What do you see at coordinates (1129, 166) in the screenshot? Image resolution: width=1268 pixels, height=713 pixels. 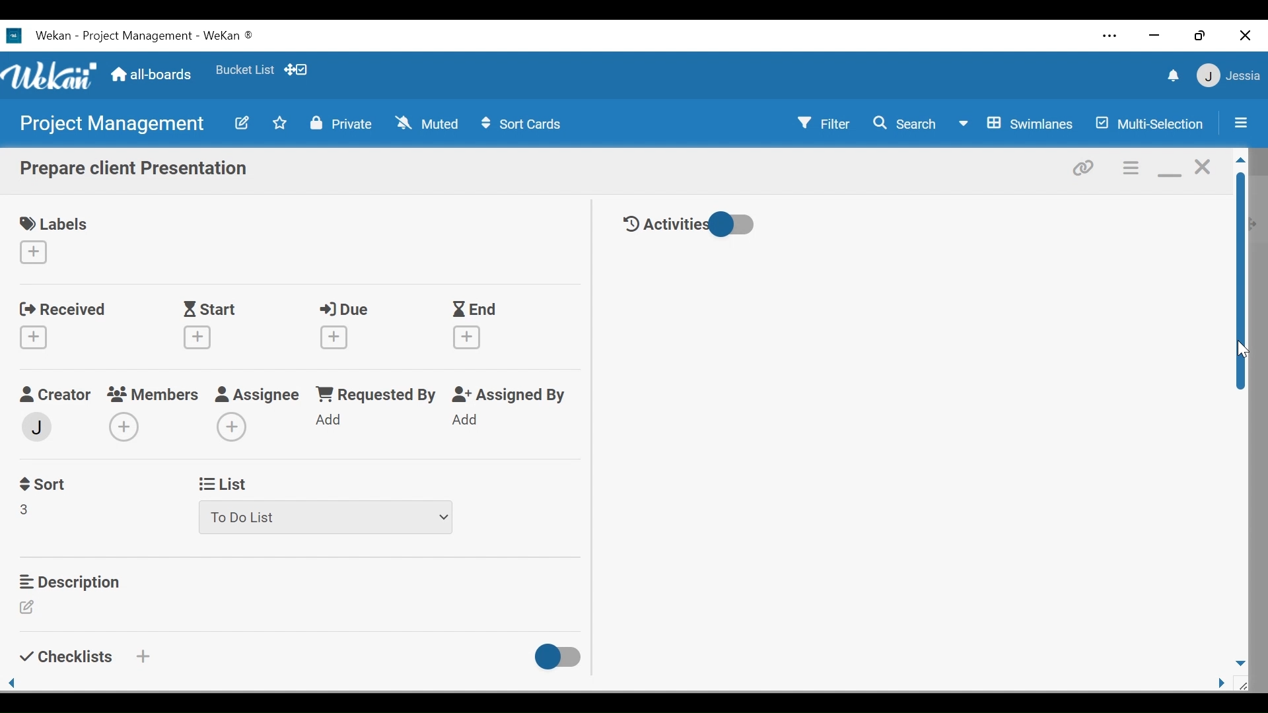 I see `Card actions` at bounding box center [1129, 166].